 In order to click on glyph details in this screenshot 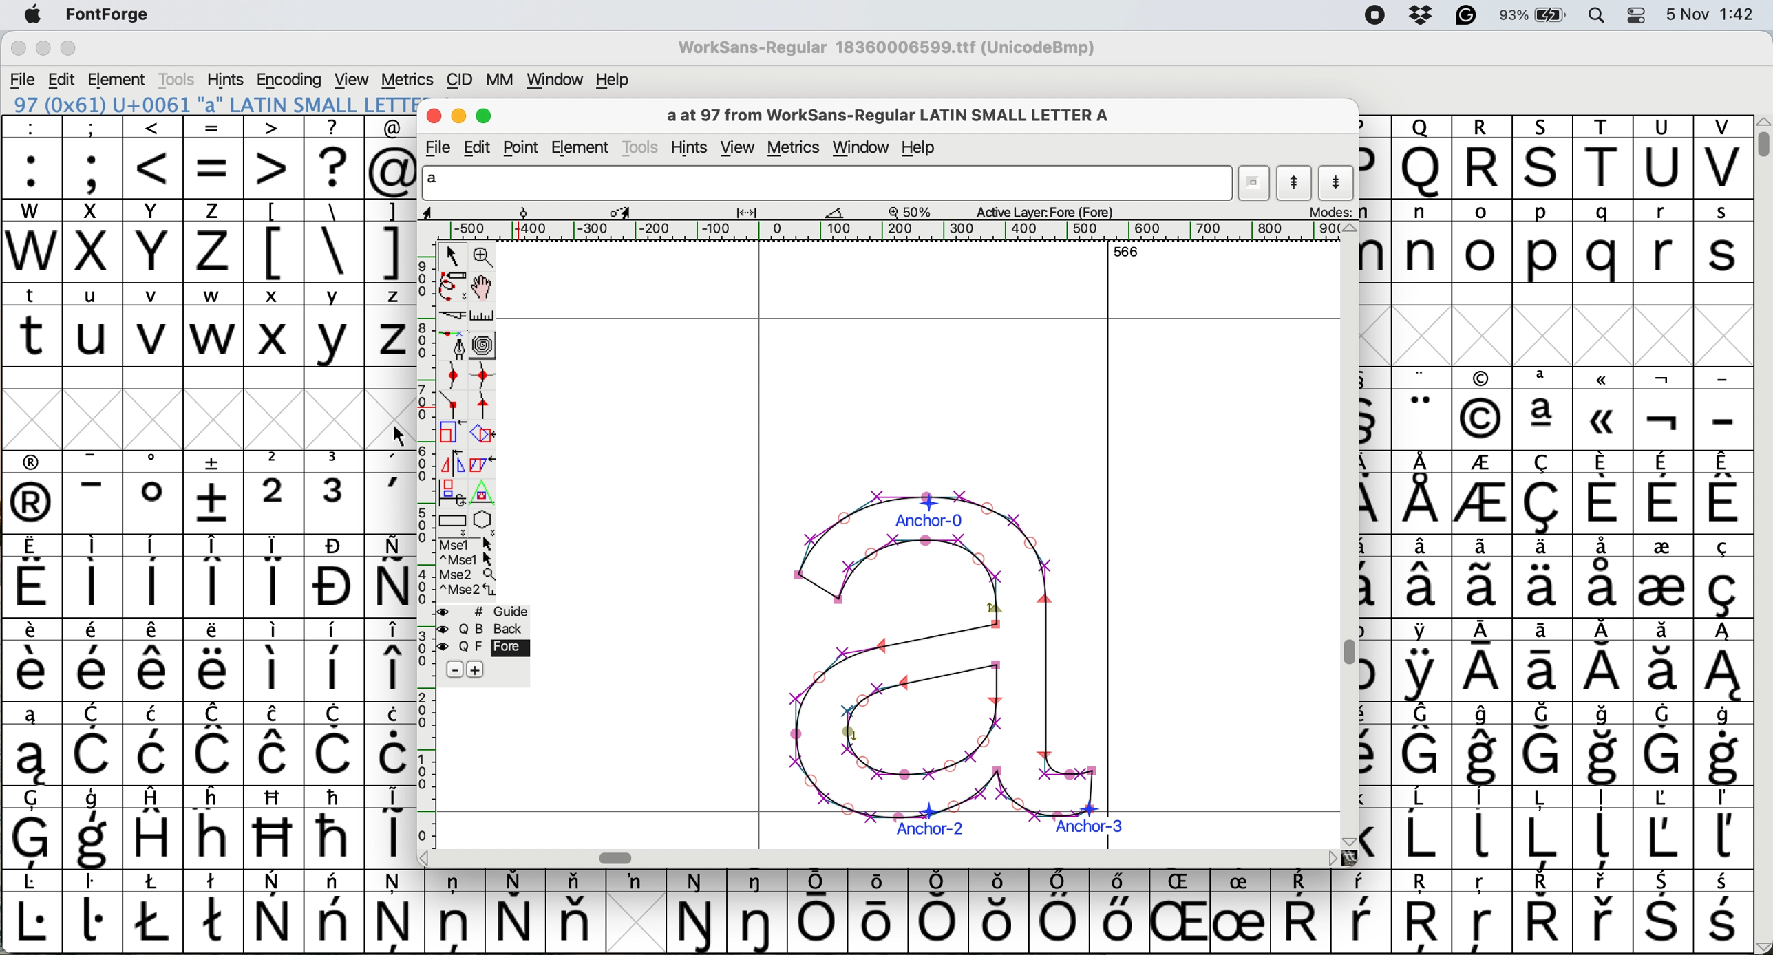, I will do `click(635, 211)`.